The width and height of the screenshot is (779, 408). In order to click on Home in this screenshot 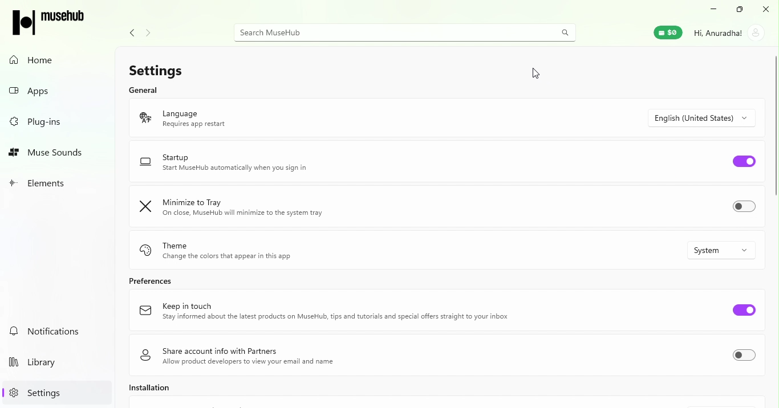, I will do `click(34, 60)`.